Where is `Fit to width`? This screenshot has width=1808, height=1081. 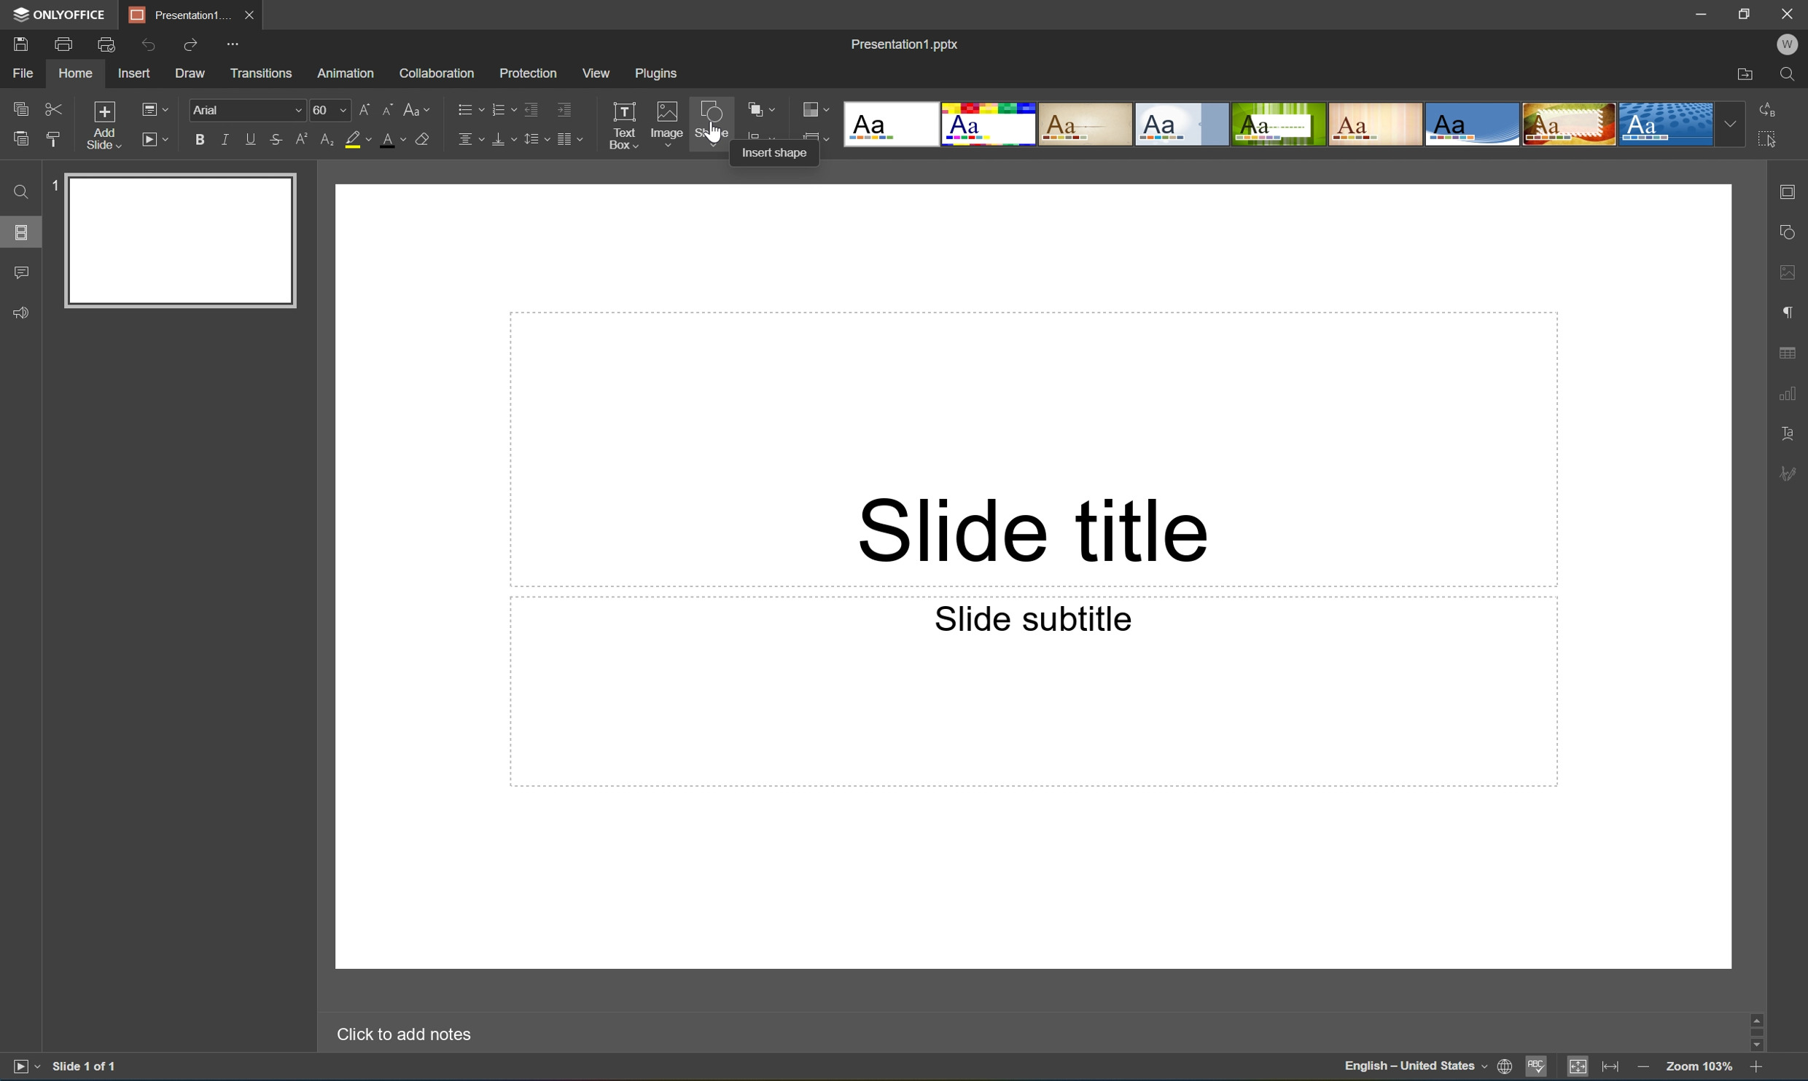 Fit to width is located at coordinates (1610, 1068).